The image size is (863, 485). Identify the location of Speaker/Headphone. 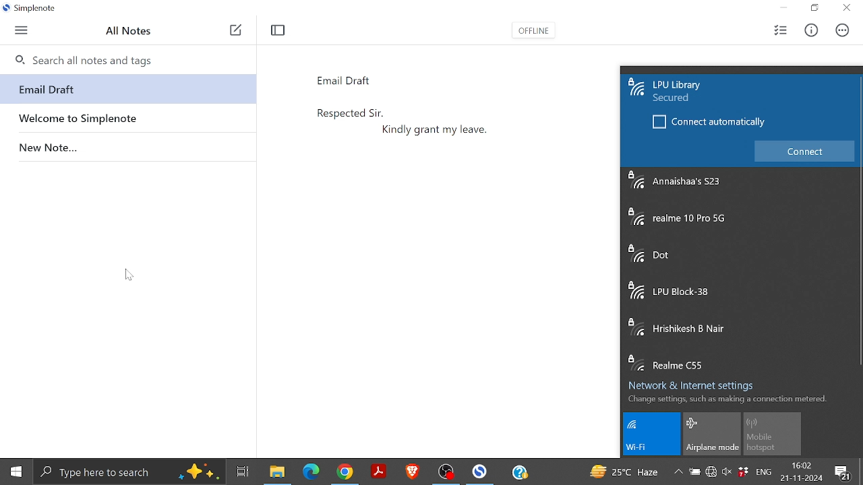
(726, 474).